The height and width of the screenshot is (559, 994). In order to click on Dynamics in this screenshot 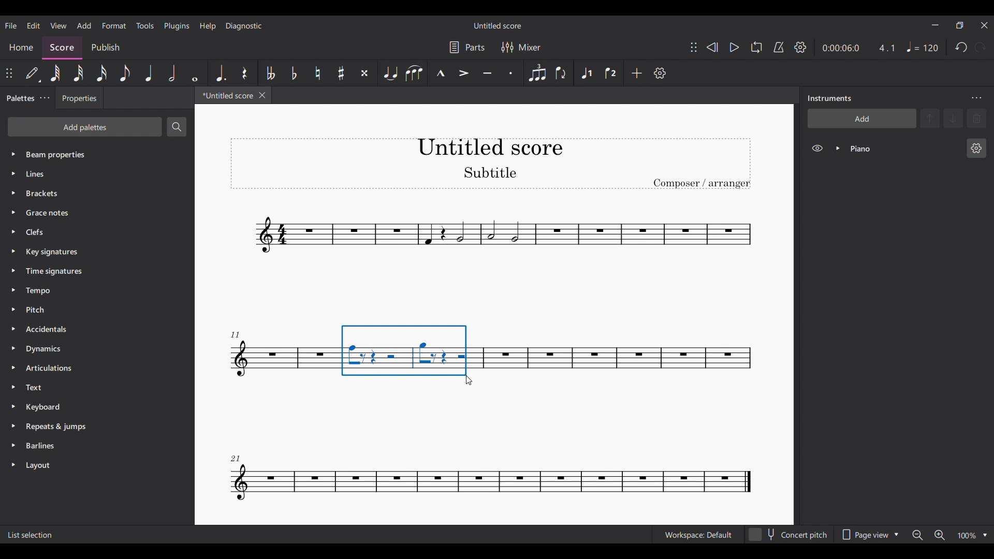, I will do `click(87, 350)`.